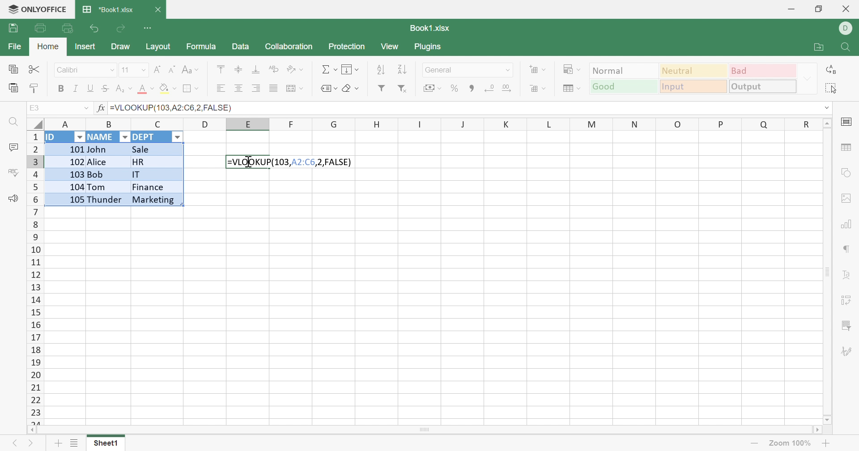  I want to click on Format table as template, so click(539, 89).